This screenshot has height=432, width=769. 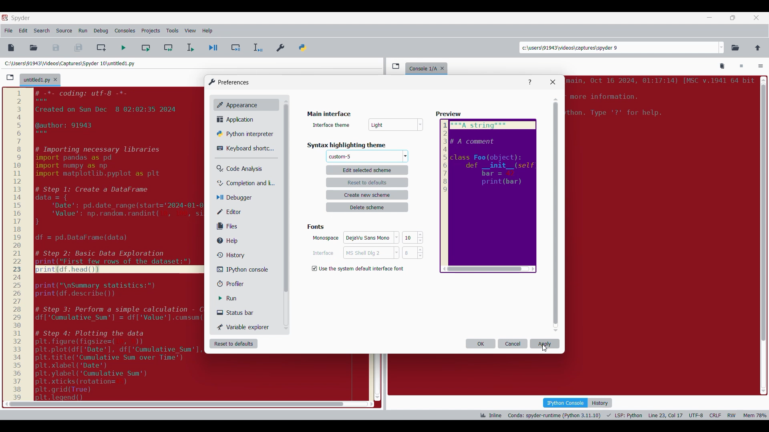 I want to click on Apply, so click(x=545, y=344).